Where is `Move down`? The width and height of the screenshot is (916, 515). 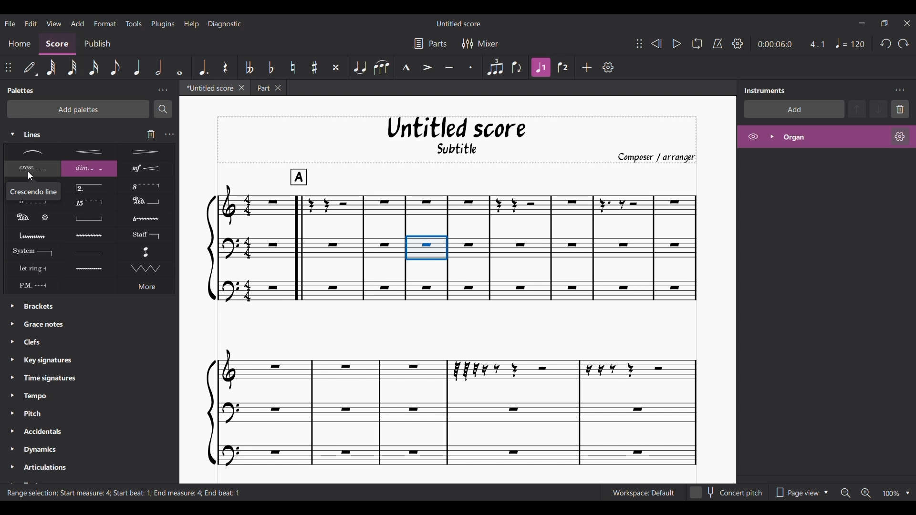
Move down is located at coordinates (878, 109).